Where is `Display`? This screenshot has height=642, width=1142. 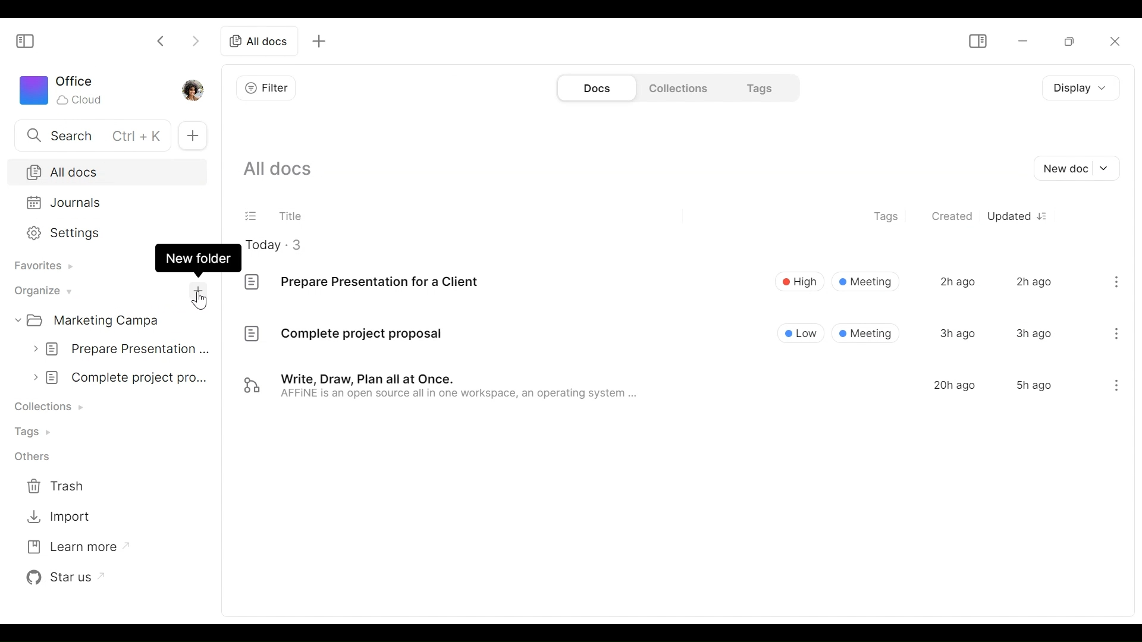
Display is located at coordinates (1077, 89).